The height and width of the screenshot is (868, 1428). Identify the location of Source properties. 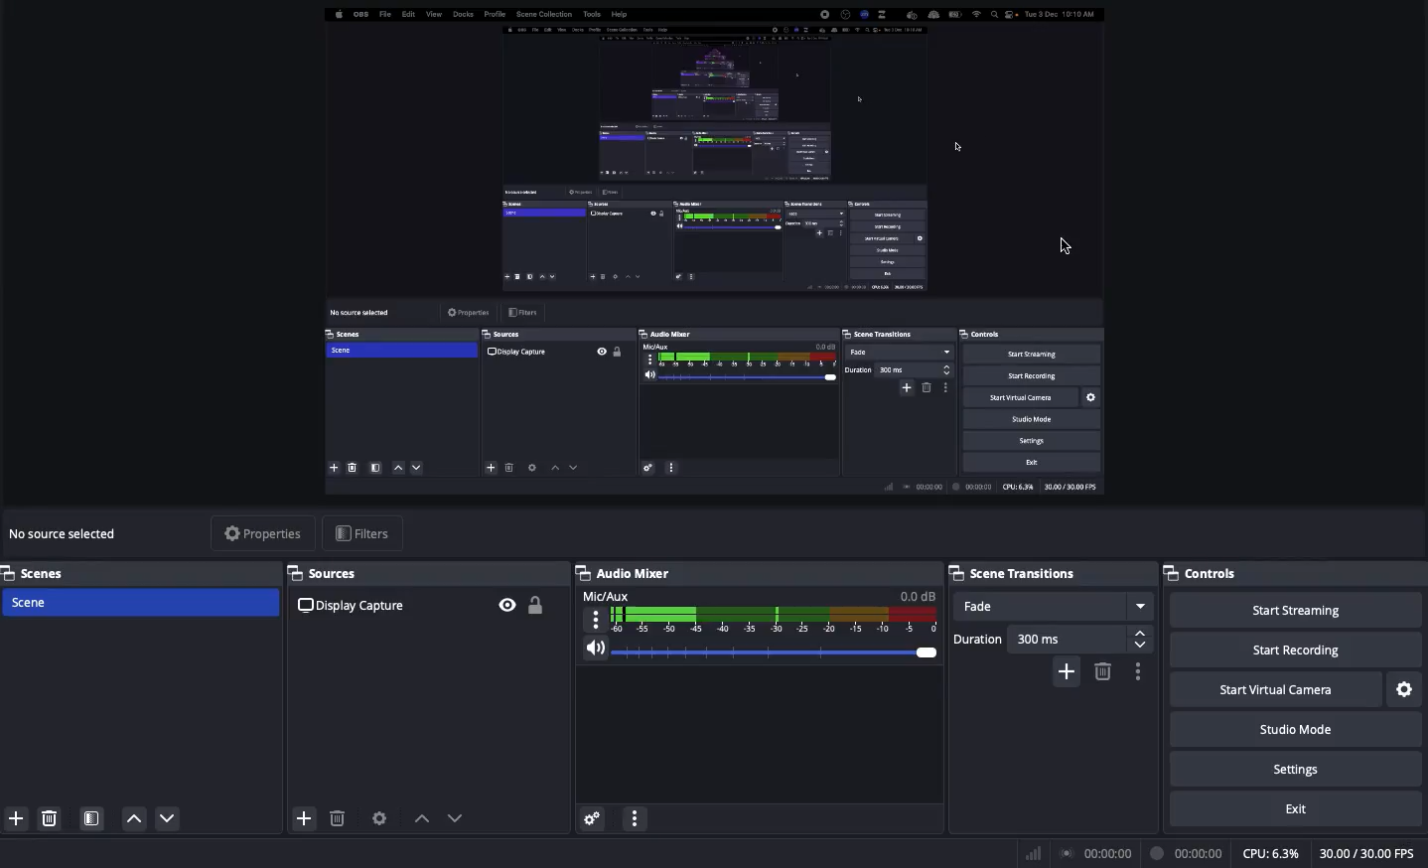
(378, 819).